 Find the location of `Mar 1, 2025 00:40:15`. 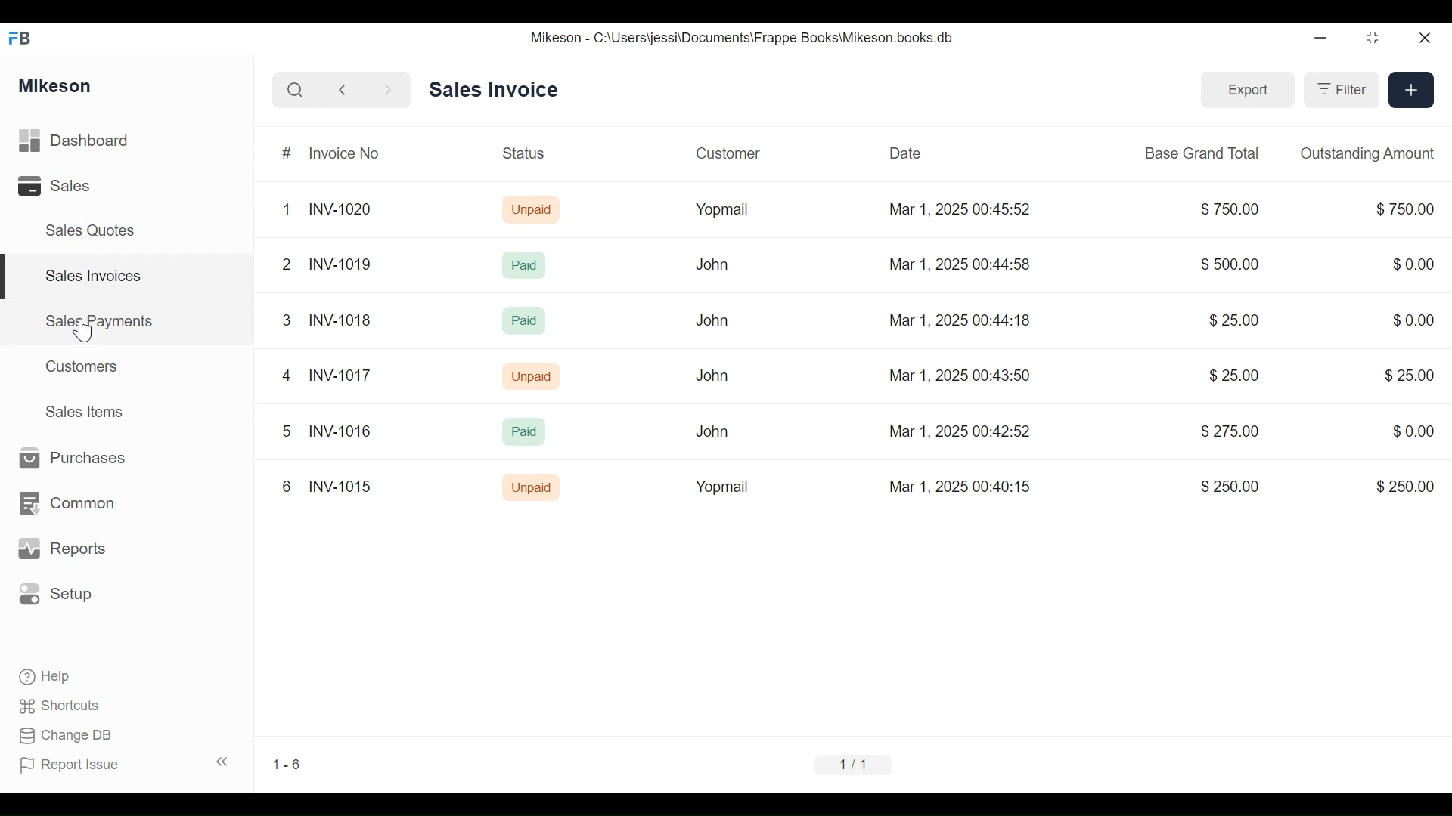

Mar 1, 2025 00:40:15 is located at coordinates (968, 489).